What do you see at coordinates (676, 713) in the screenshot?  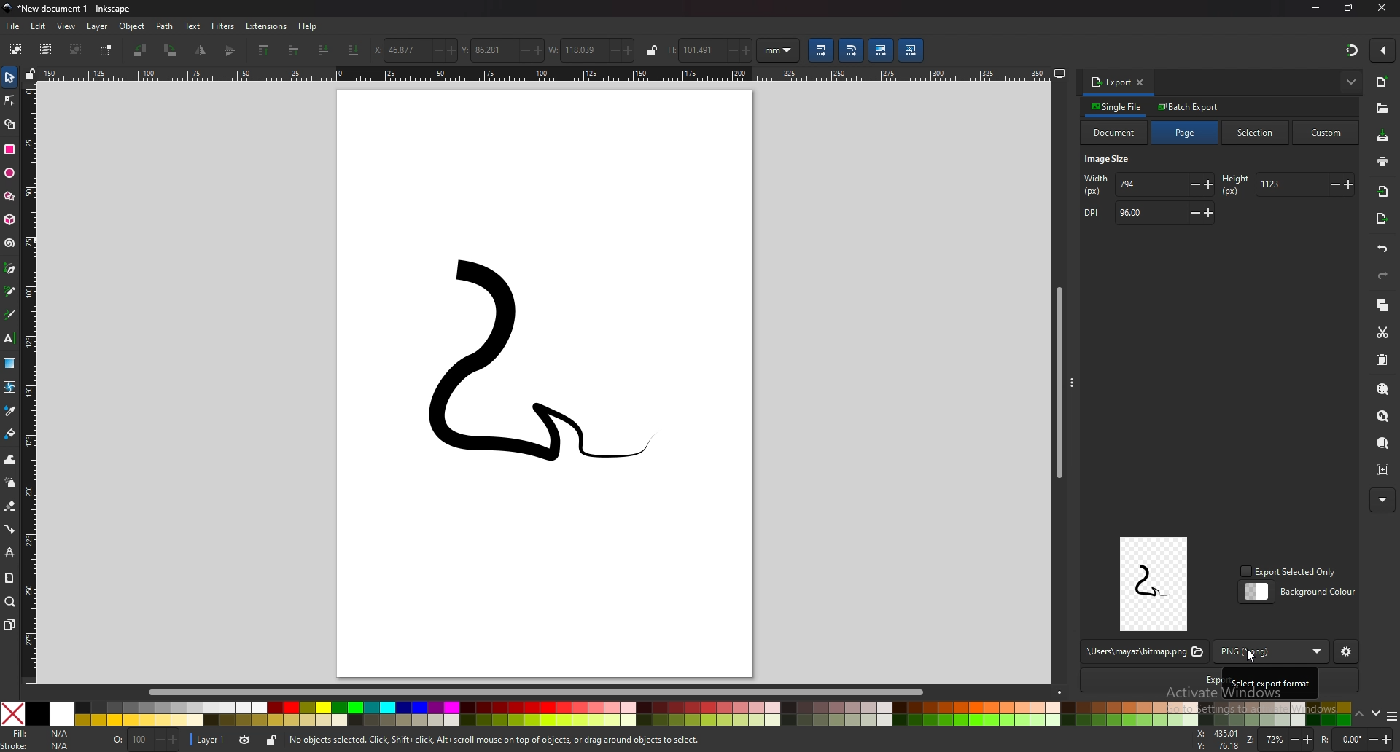 I see `colors` at bounding box center [676, 713].